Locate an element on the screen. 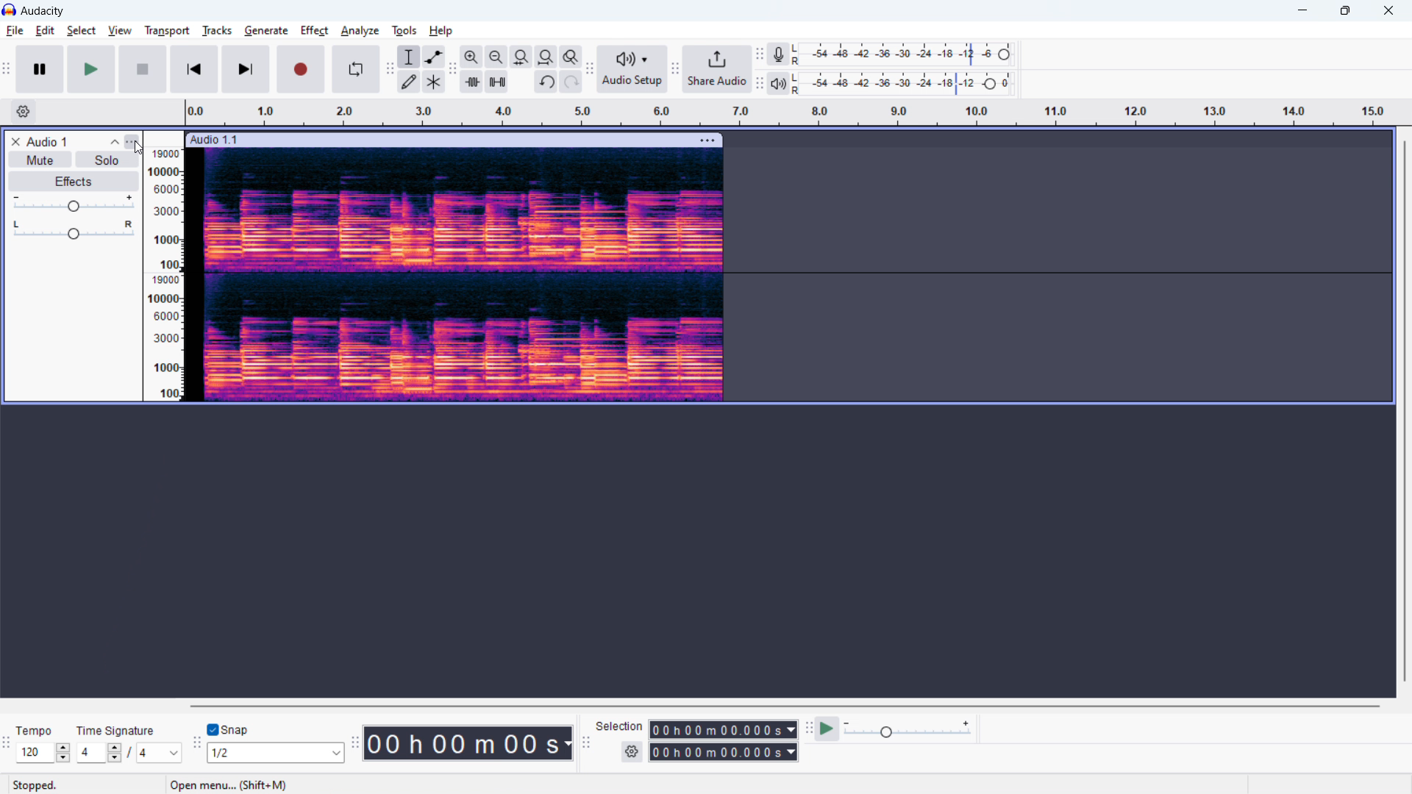 The width and height of the screenshot is (1412, 794). tempo is located at coordinates (36, 732).